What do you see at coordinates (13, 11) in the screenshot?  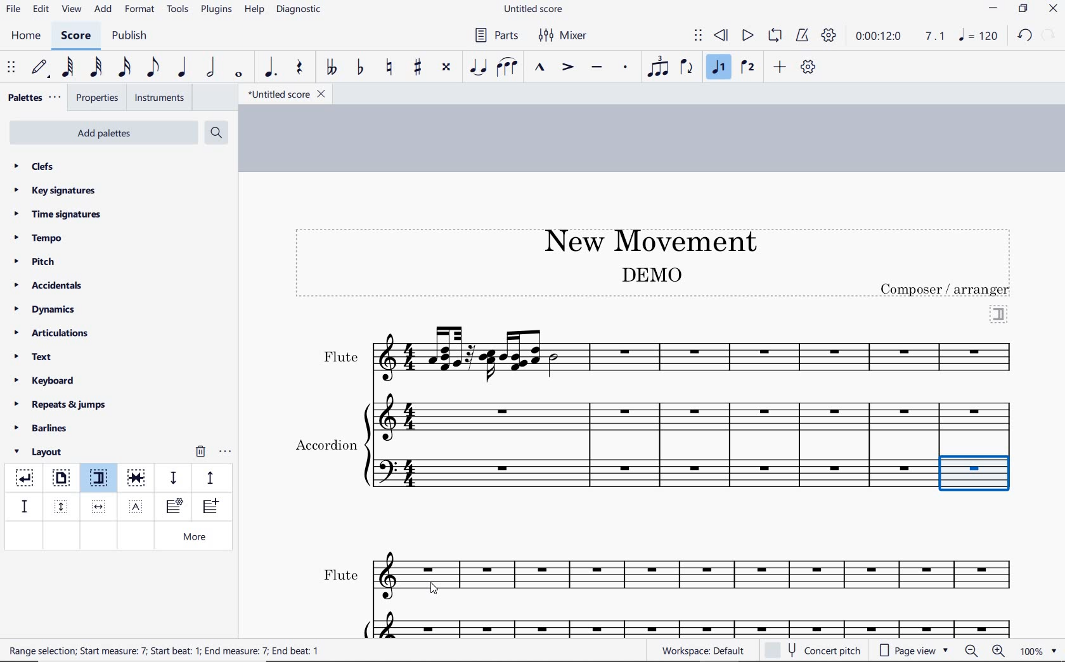 I see `file` at bounding box center [13, 11].